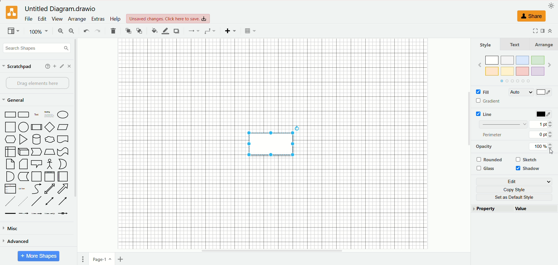 The height and width of the screenshot is (265, 558). What do you see at coordinates (544, 114) in the screenshot?
I see `color` at bounding box center [544, 114].